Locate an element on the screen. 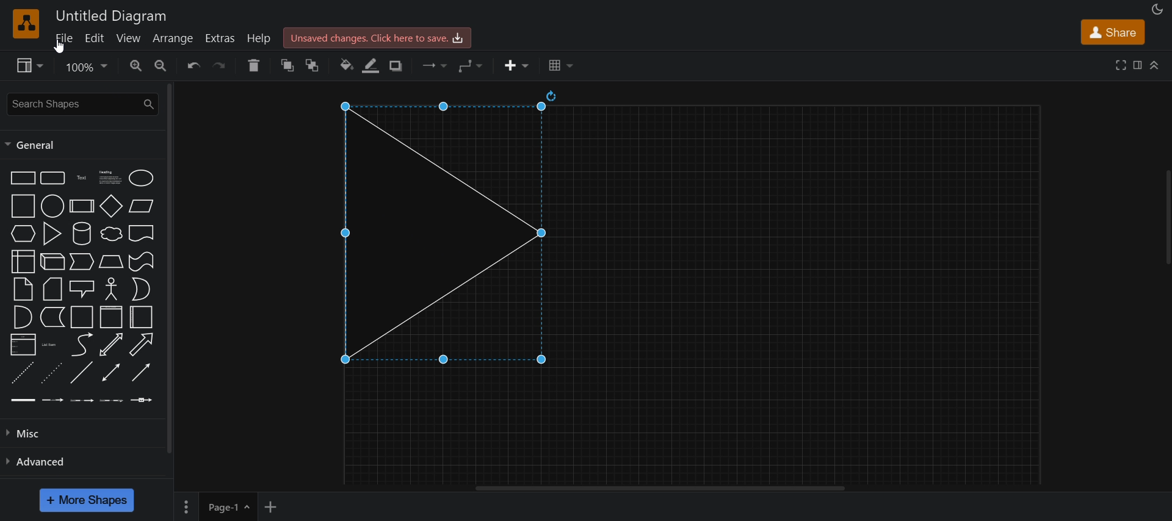  arrange is located at coordinates (175, 39).